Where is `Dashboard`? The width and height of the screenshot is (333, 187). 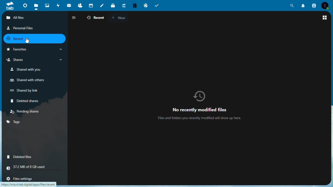 Dashboard is located at coordinates (24, 5).